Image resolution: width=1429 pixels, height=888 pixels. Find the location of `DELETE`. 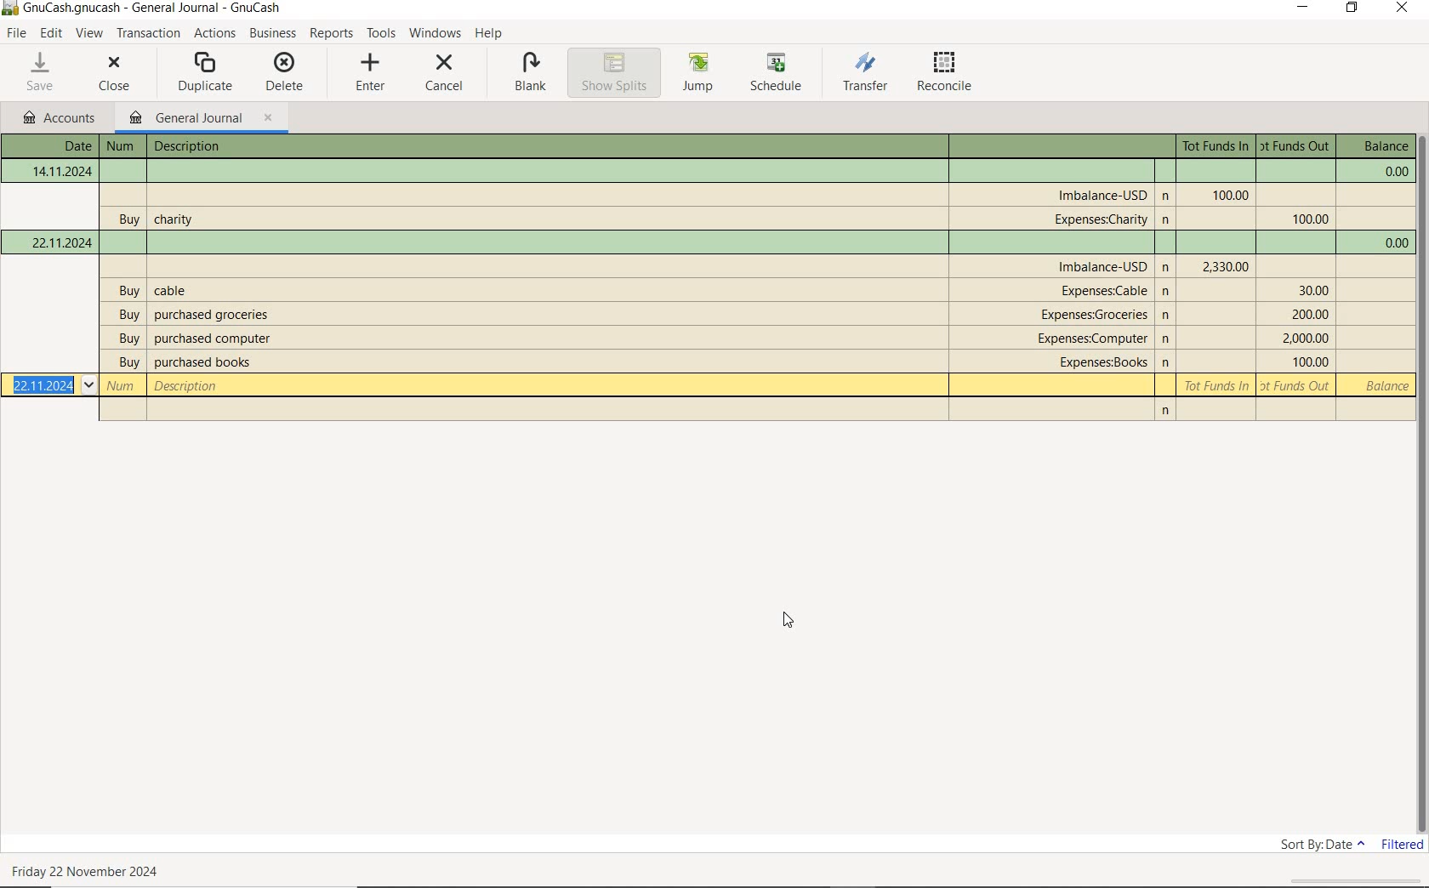

DELETE is located at coordinates (283, 71).